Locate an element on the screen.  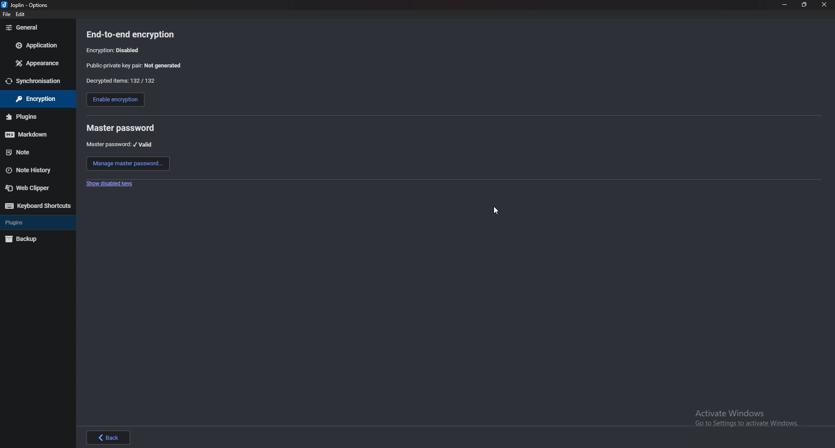
back is located at coordinates (109, 437).